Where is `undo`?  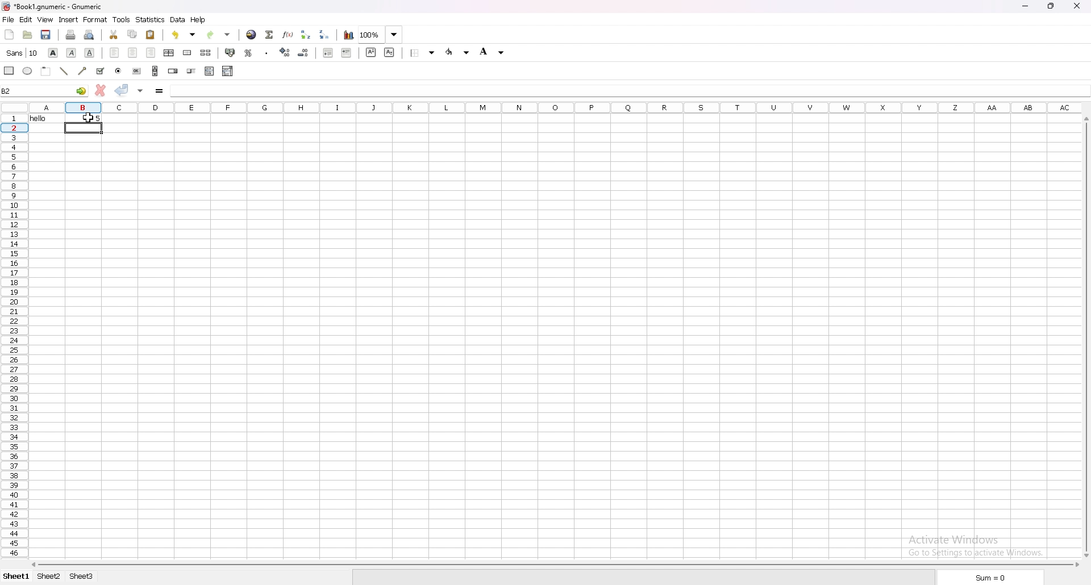 undo is located at coordinates (184, 35).